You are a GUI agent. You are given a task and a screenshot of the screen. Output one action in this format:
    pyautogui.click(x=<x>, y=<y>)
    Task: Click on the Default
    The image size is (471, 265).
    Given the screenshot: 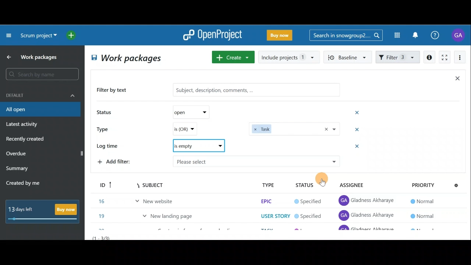 What is the action you would take?
    pyautogui.click(x=40, y=95)
    